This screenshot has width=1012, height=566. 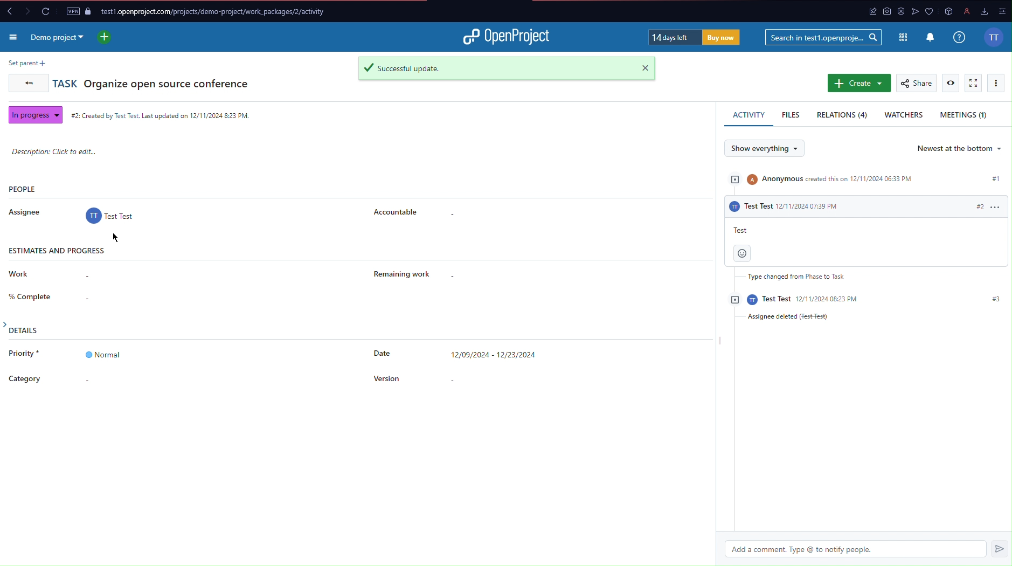 I want to click on Create, so click(x=857, y=84).